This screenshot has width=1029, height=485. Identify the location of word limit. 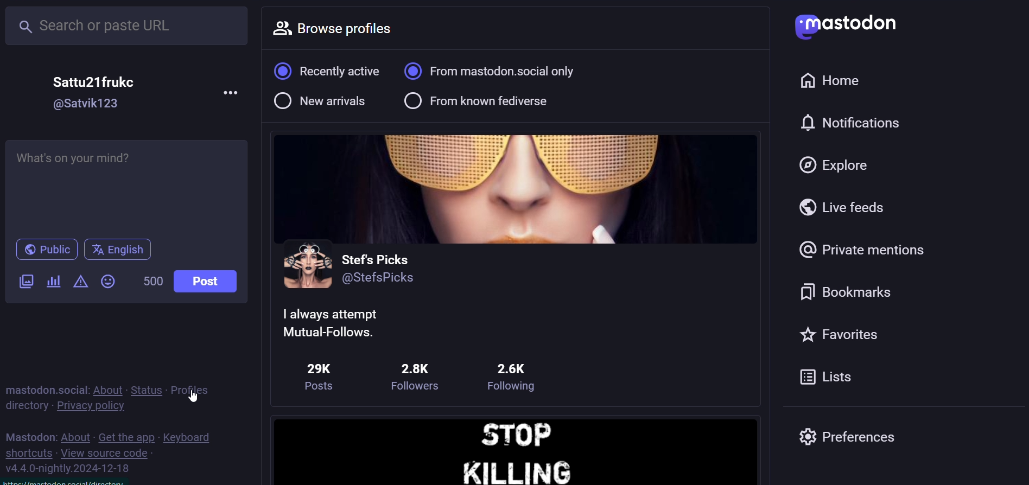
(153, 280).